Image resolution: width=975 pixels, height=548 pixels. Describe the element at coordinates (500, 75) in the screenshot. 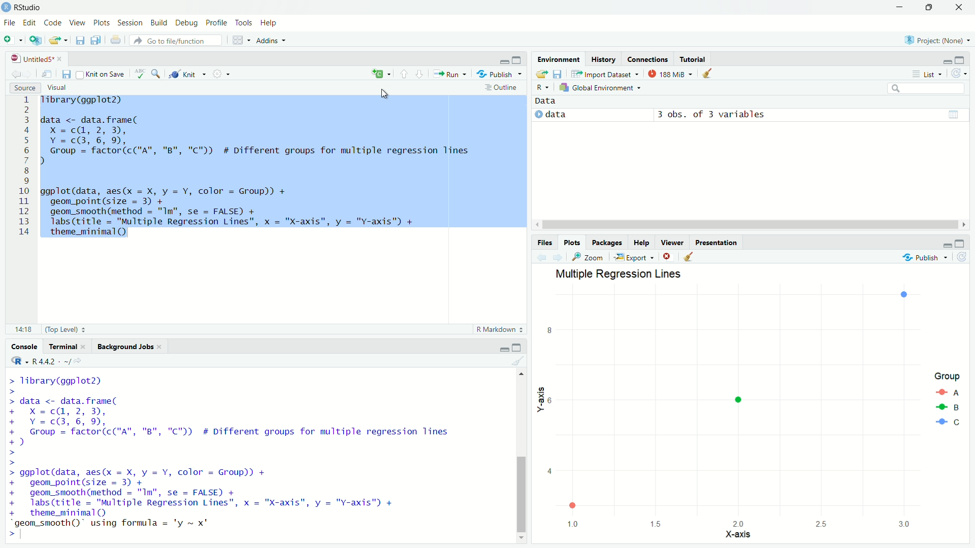

I see `Publish ~` at that location.